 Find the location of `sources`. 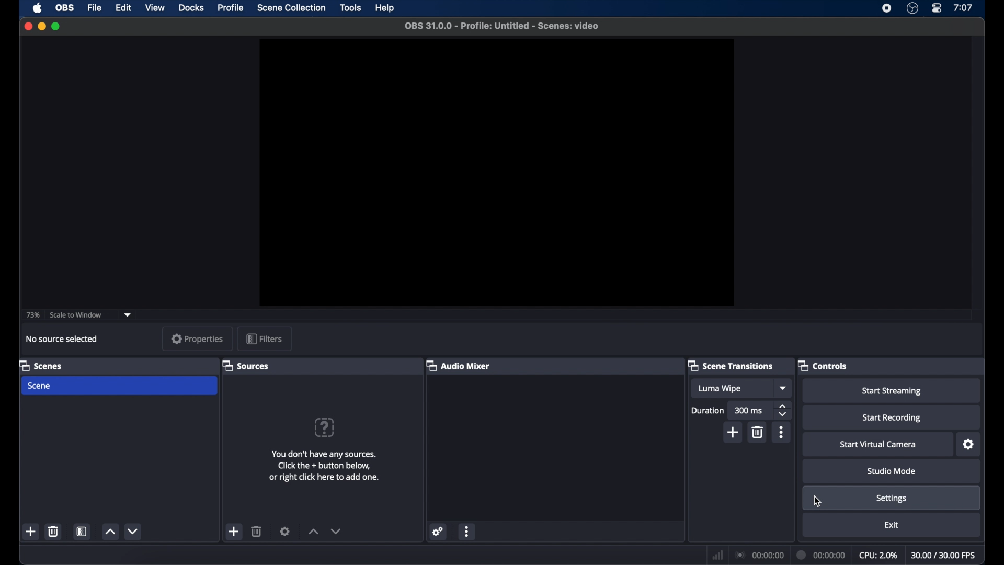

sources is located at coordinates (246, 365).